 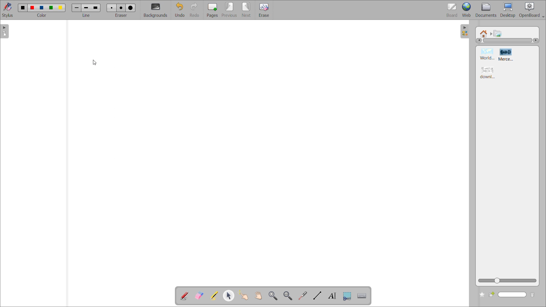 I want to click on add to favorites, so click(x=481, y=296).